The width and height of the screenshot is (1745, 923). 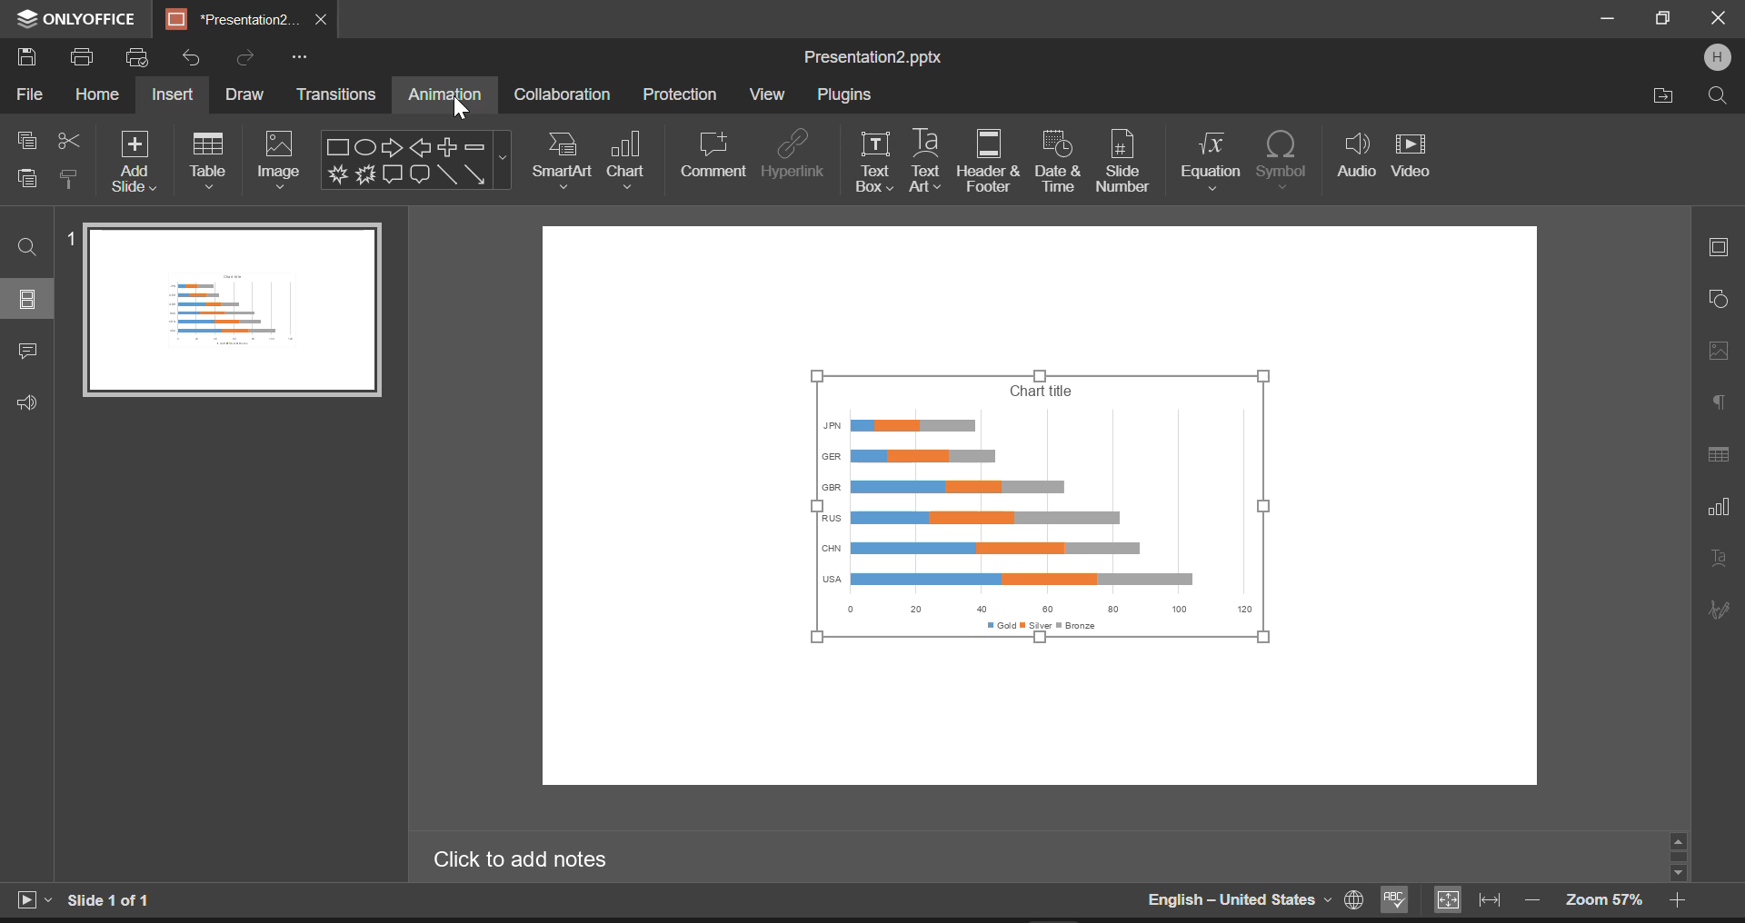 I want to click on Quick print, so click(x=138, y=59).